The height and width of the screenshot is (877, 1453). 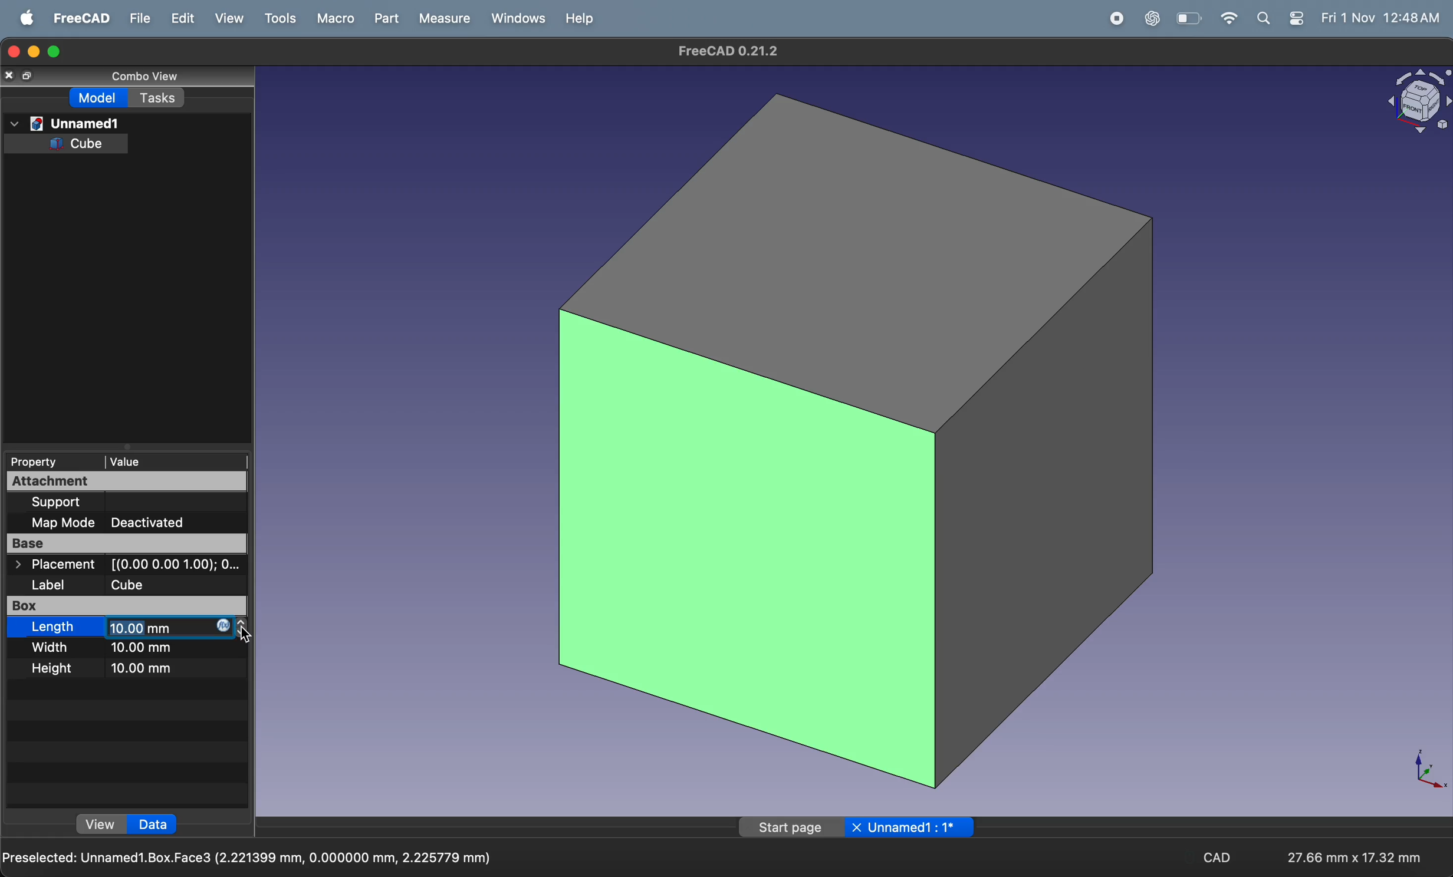 I want to click on axis, so click(x=1424, y=770).